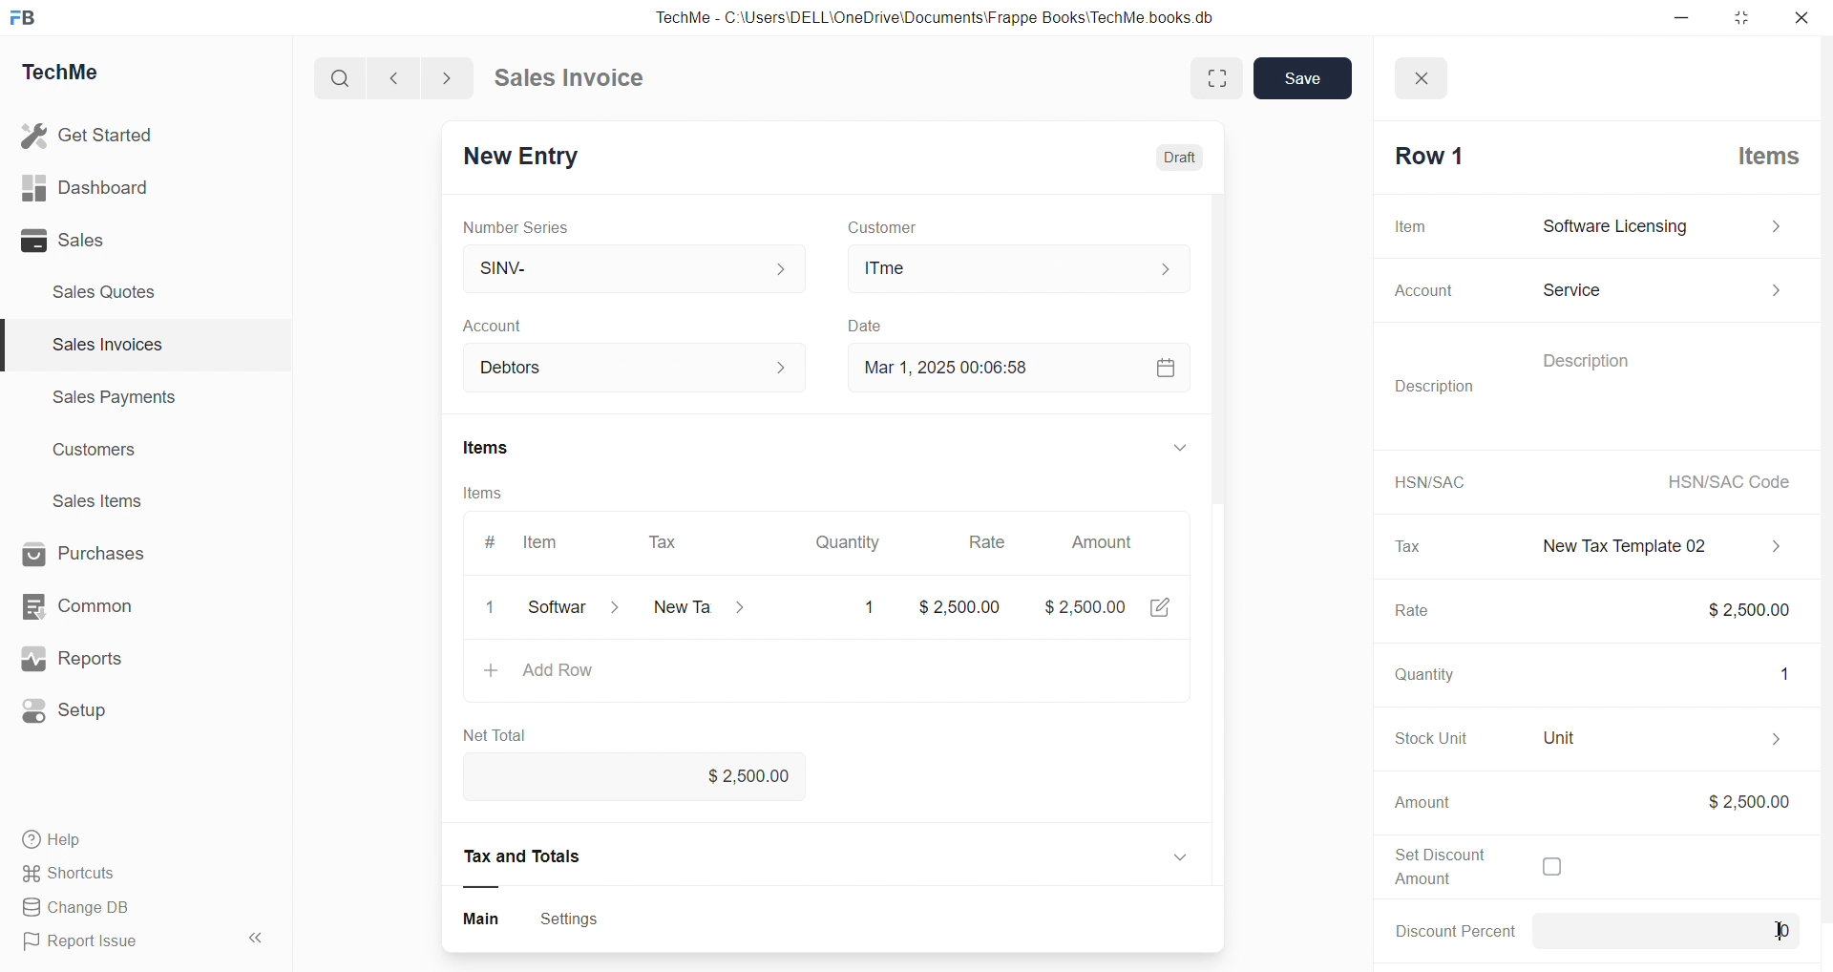 Image resolution: width=1833 pixels, height=972 pixels. I want to click on  Help, so click(62, 842).